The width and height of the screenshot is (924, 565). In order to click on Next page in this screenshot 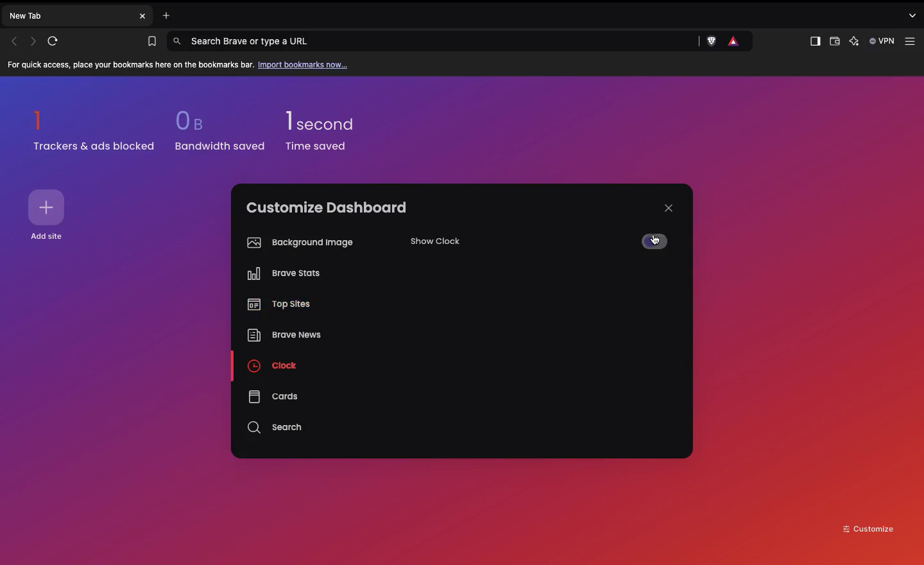, I will do `click(35, 40)`.